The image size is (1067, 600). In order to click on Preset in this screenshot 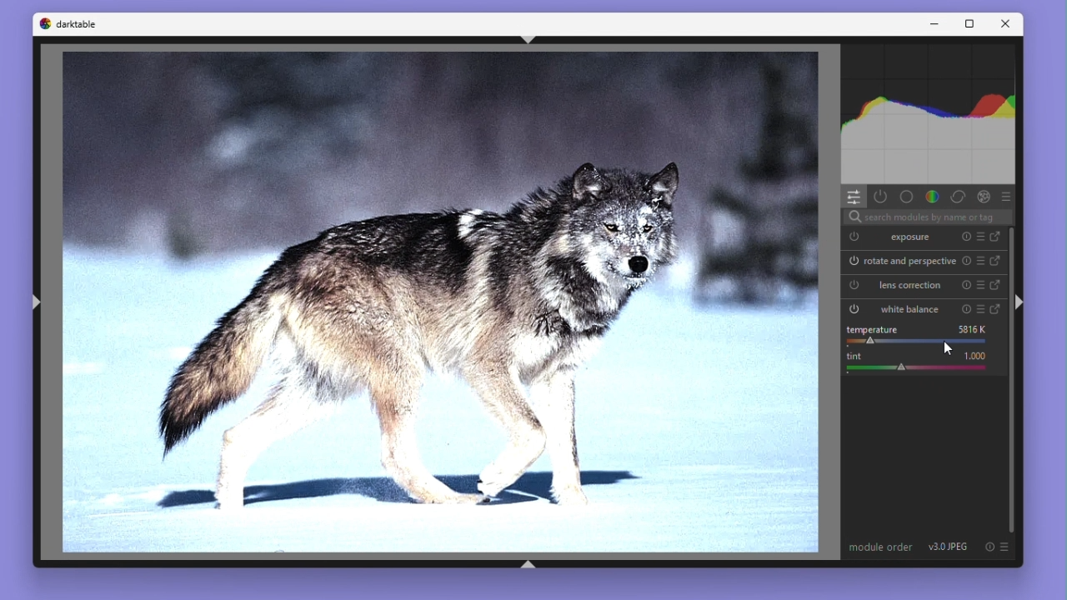, I will do `click(982, 308)`.